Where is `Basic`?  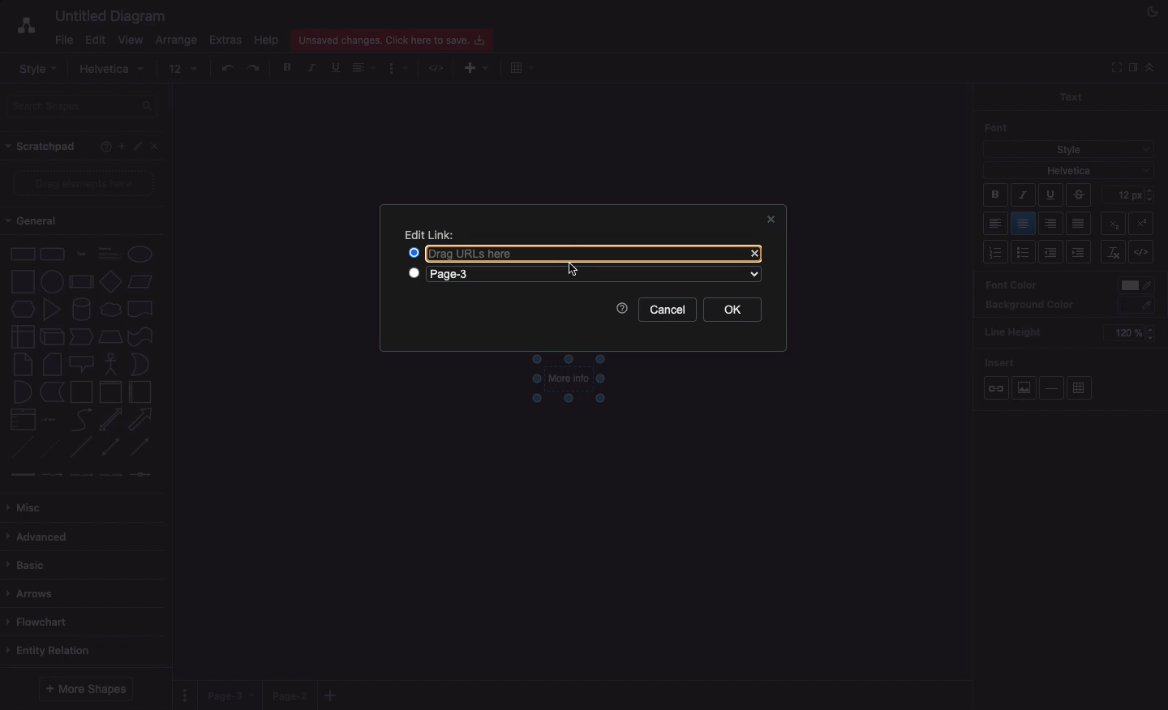
Basic is located at coordinates (28, 566).